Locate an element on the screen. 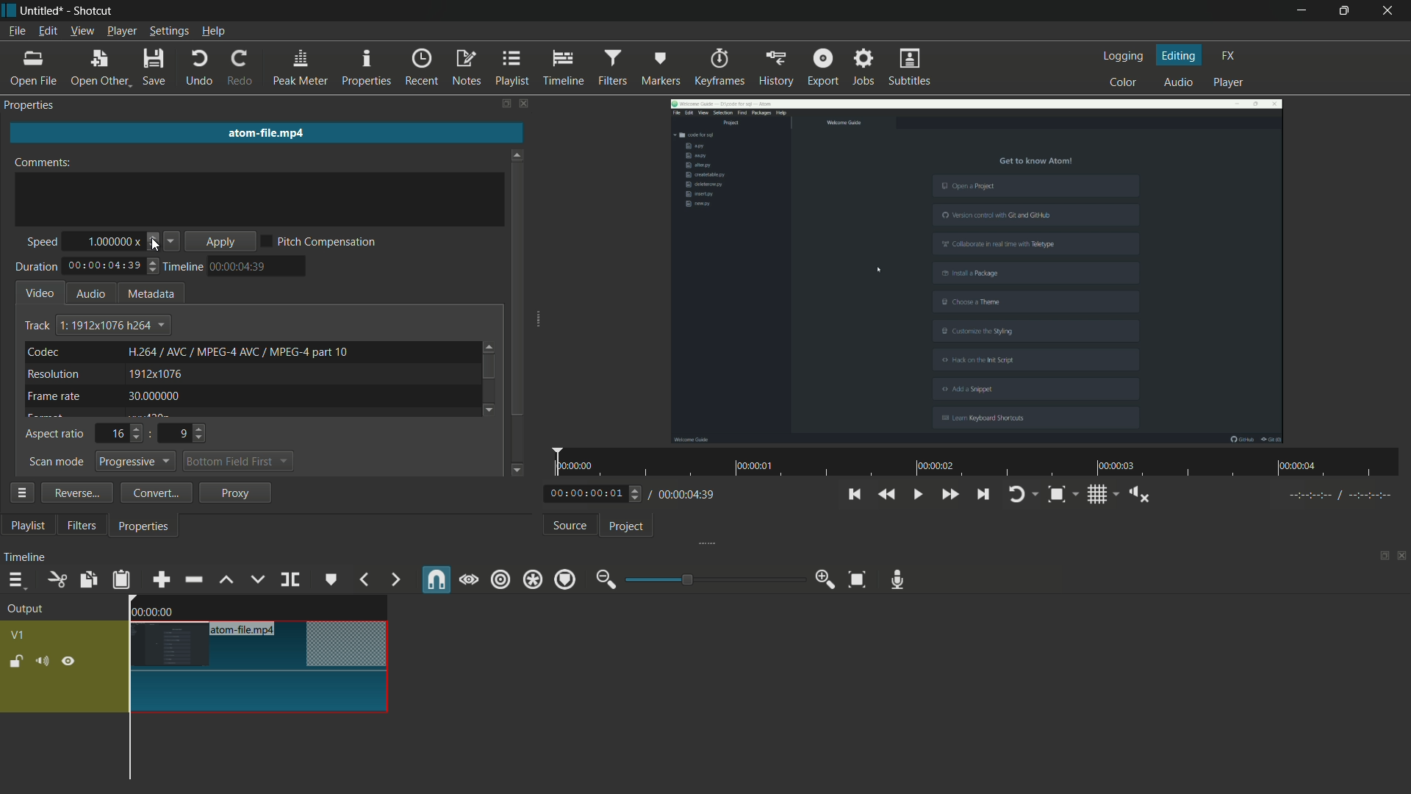  30 is located at coordinates (157, 398).